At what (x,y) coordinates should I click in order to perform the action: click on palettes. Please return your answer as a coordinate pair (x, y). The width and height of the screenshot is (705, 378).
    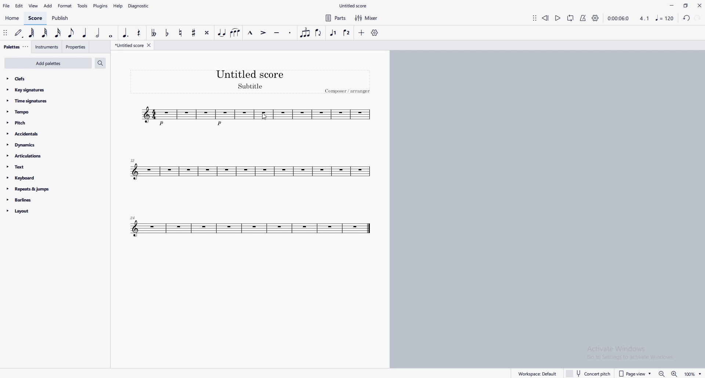
    Looking at the image, I should click on (12, 47).